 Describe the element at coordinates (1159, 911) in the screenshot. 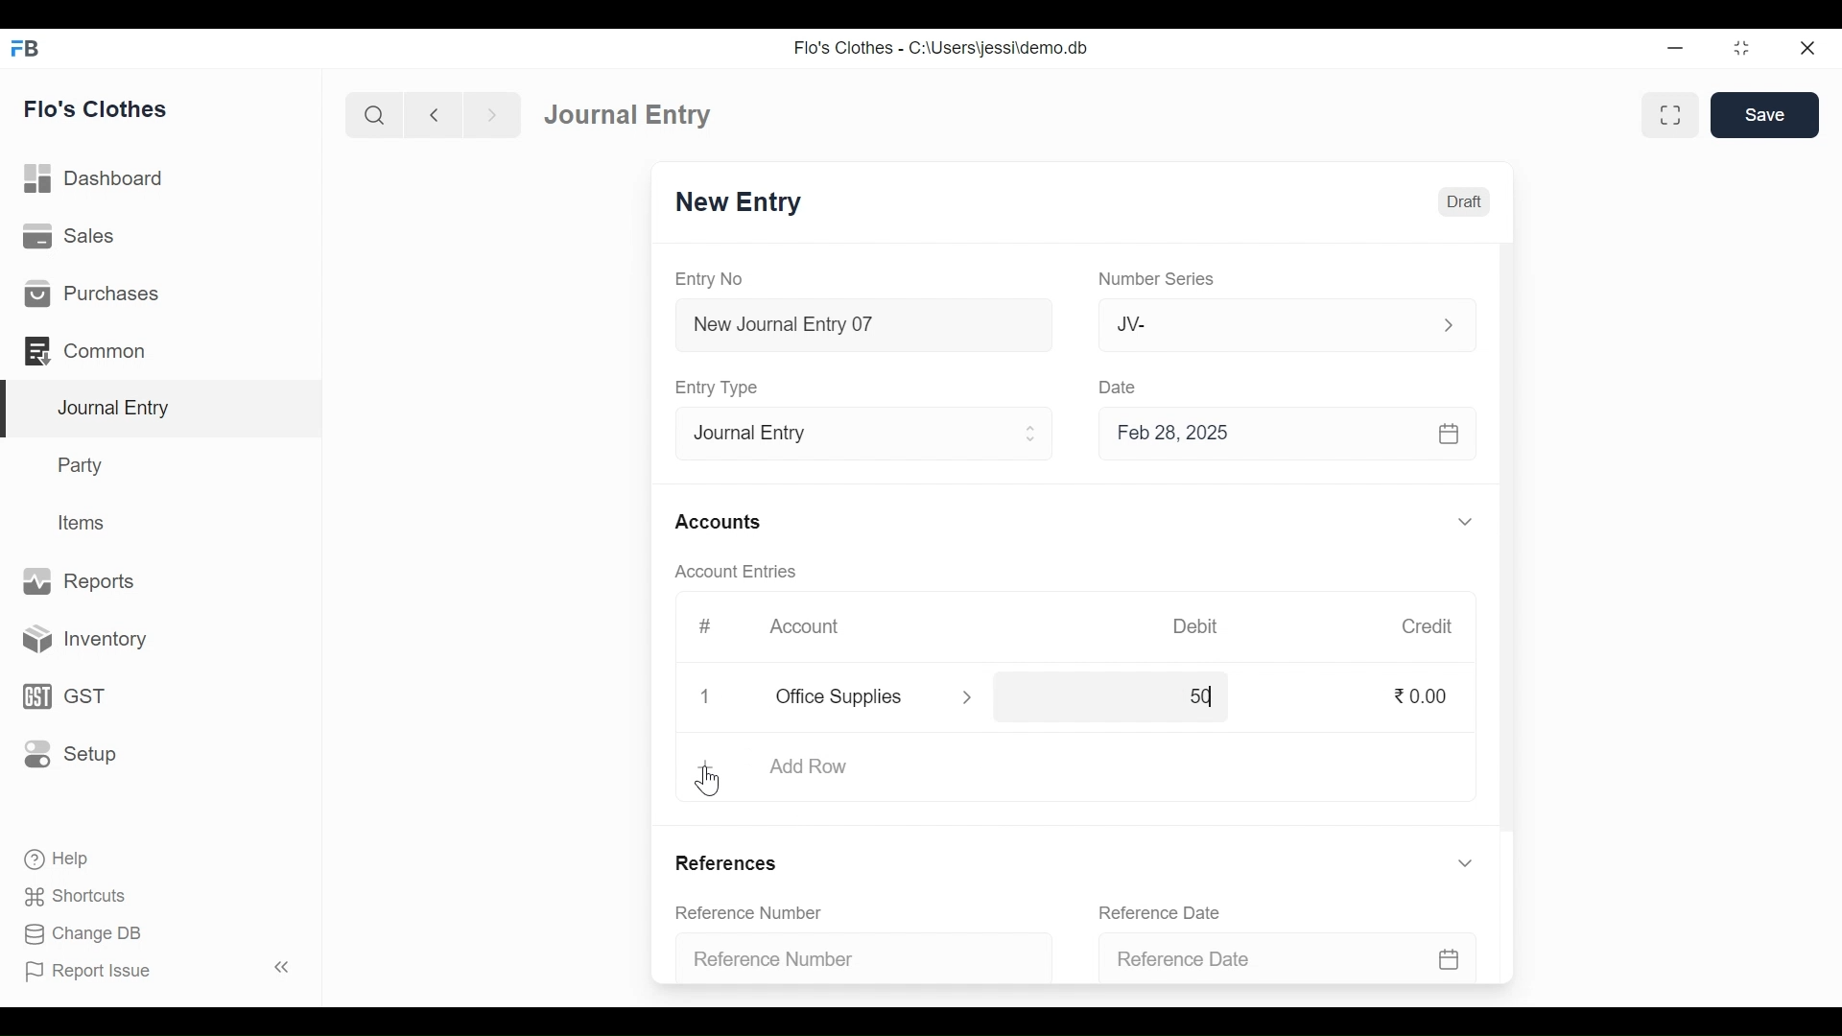

I see `Reference Date` at that location.